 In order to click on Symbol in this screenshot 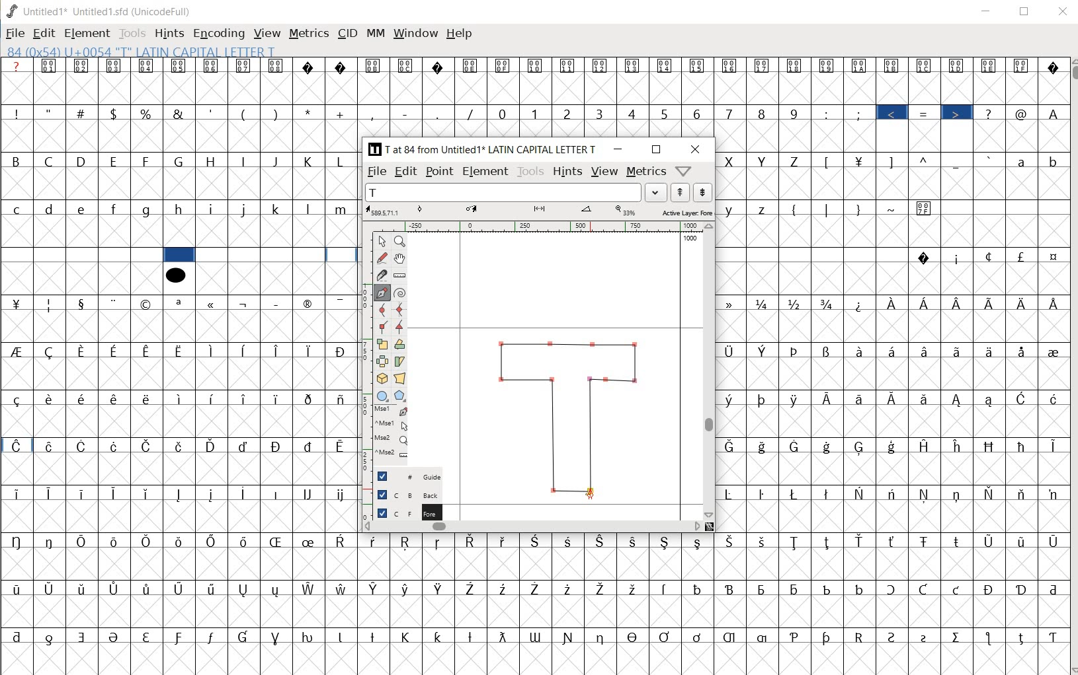, I will do `click(179, 65)`.